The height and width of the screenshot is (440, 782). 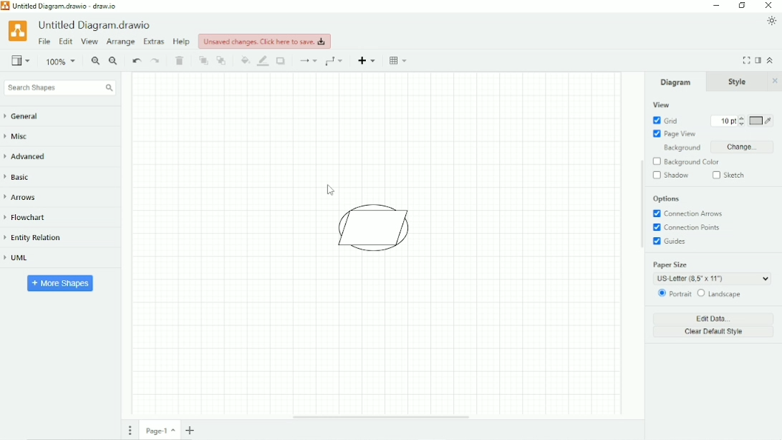 I want to click on More shapes, so click(x=61, y=282).